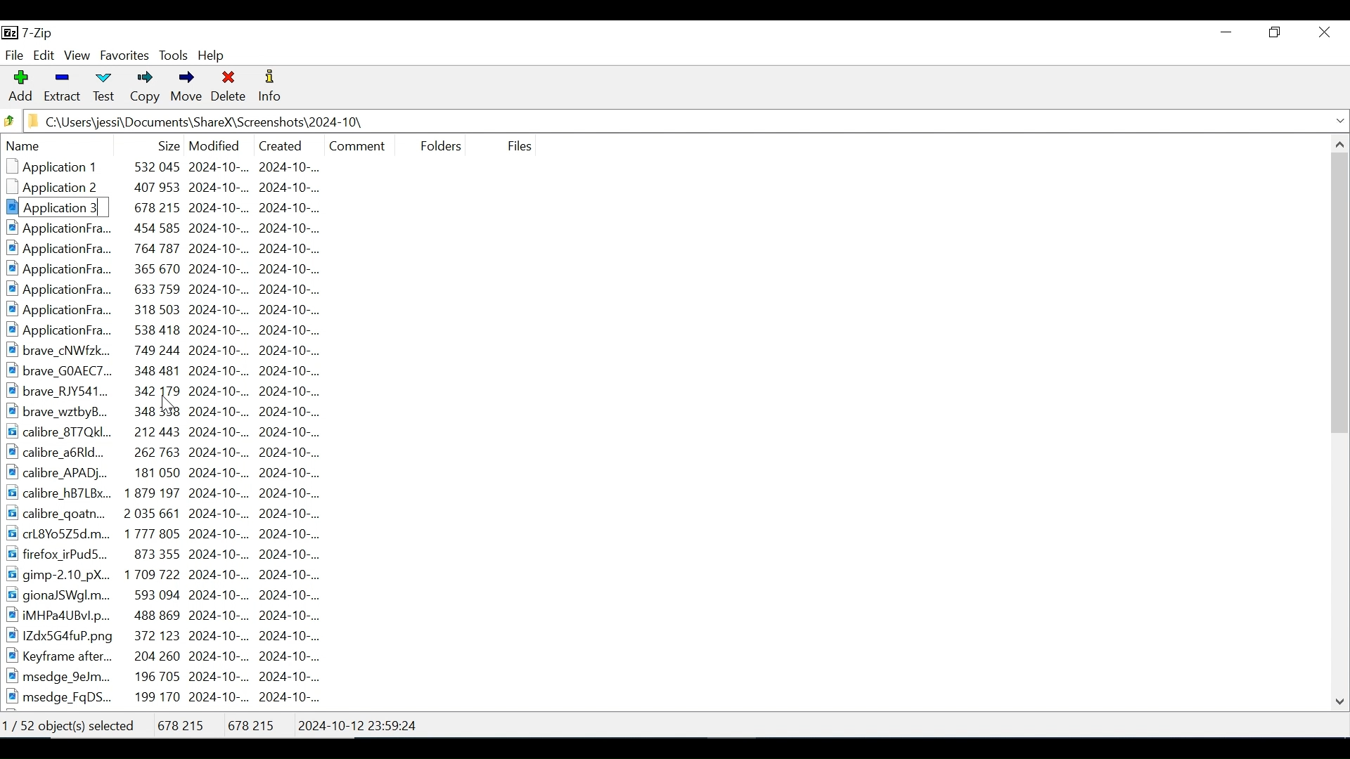 The image size is (1350, 759). What do you see at coordinates (174, 56) in the screenshot?
I see `Tools` at bounding box center [174, 56].